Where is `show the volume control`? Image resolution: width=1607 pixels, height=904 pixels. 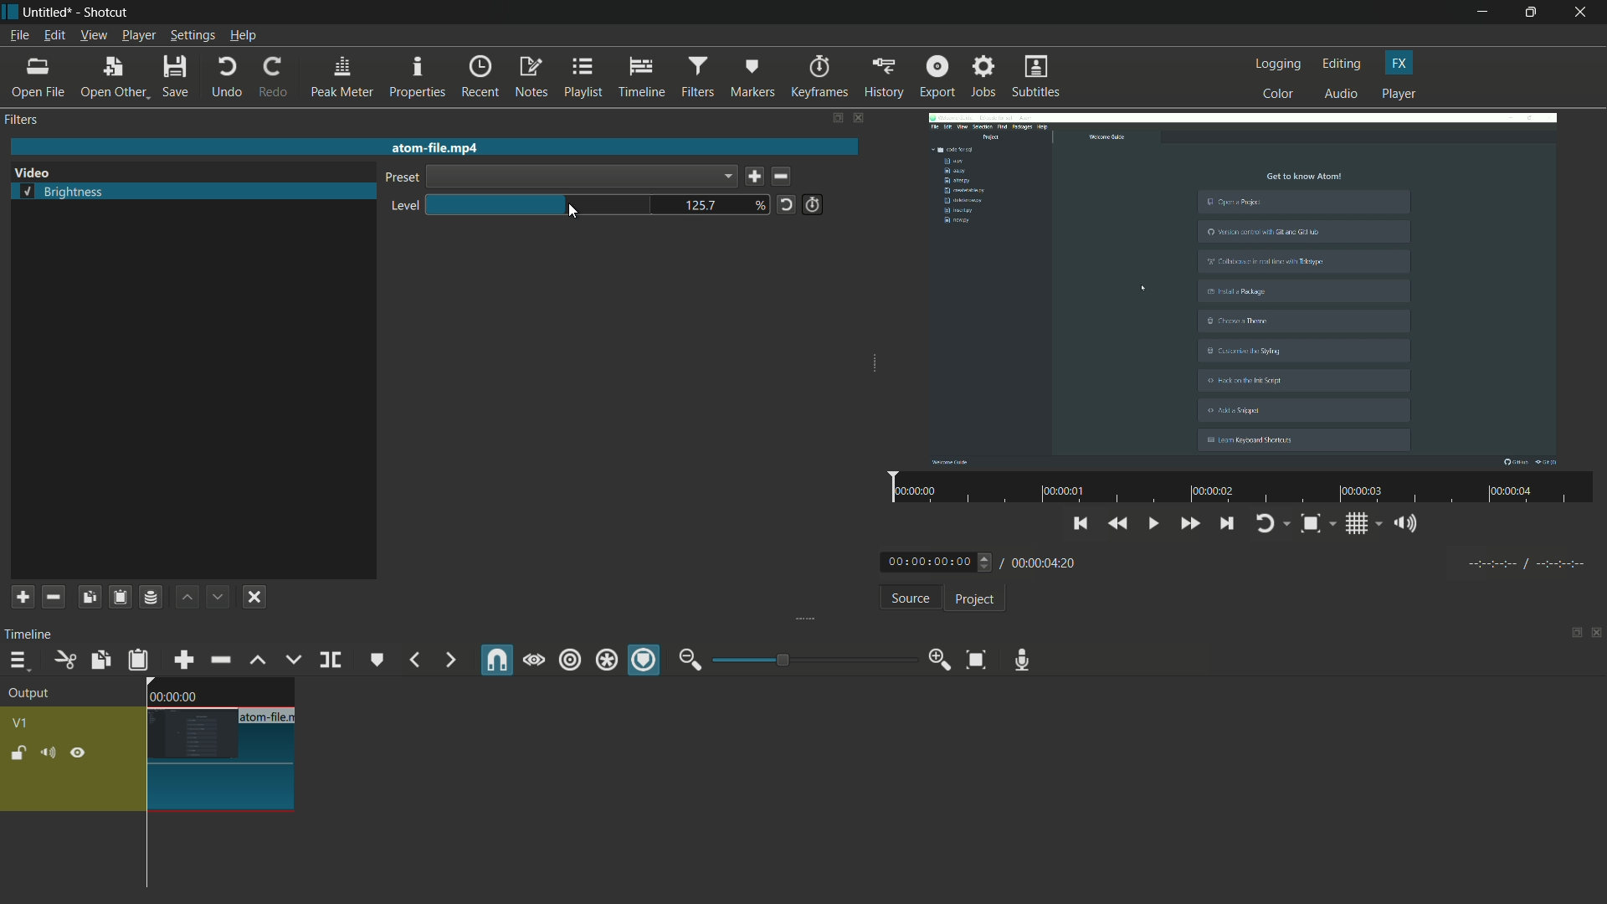
show the volume control is located at coordinates (1410, 525).